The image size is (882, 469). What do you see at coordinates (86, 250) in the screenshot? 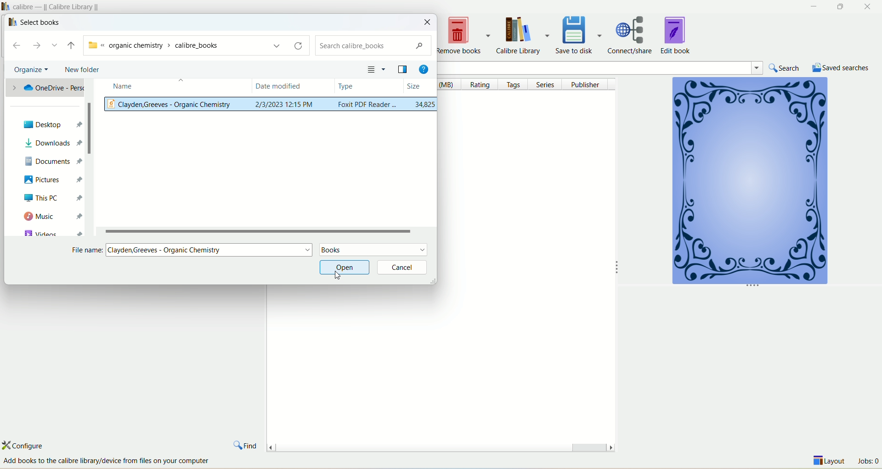
I see `file name` at bounding box center [86, 250].